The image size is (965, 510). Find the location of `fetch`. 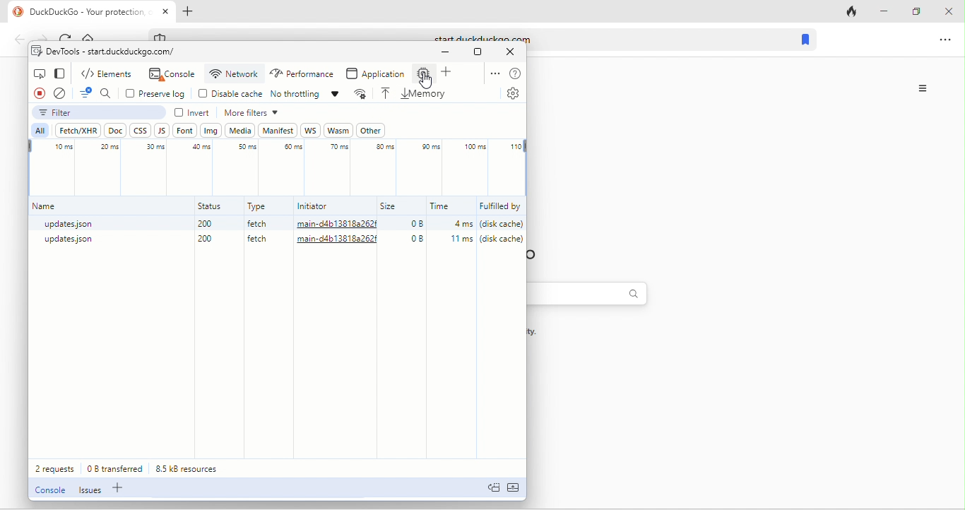

fetch is located at coordinates (264, 242).